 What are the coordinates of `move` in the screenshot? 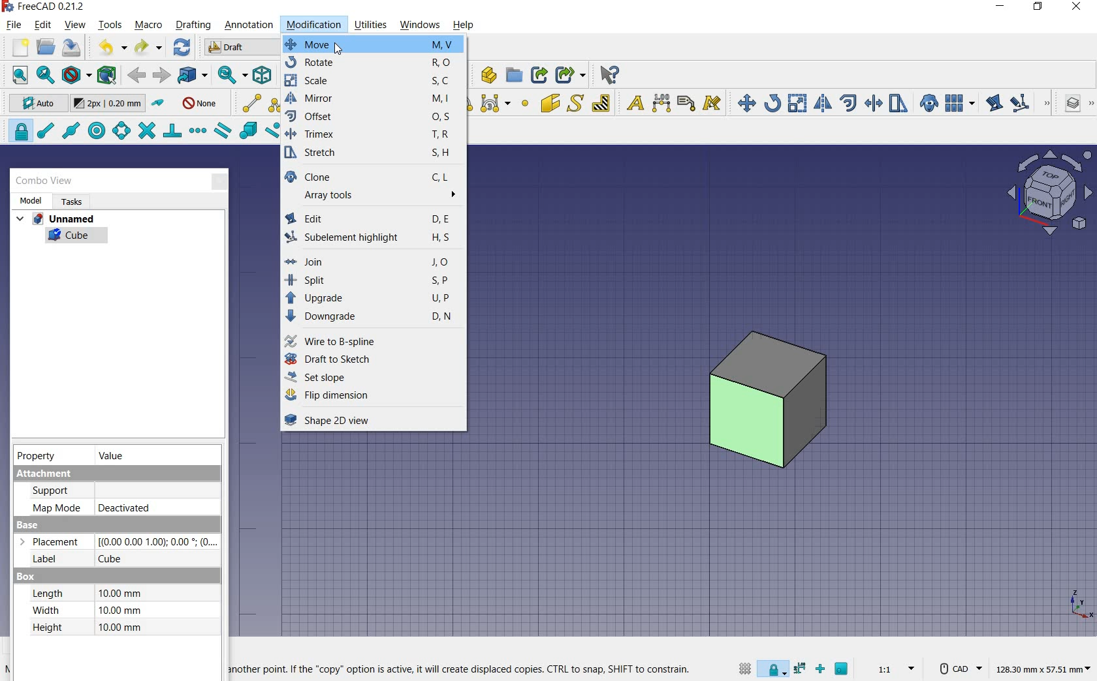 It's located at (744, 102).